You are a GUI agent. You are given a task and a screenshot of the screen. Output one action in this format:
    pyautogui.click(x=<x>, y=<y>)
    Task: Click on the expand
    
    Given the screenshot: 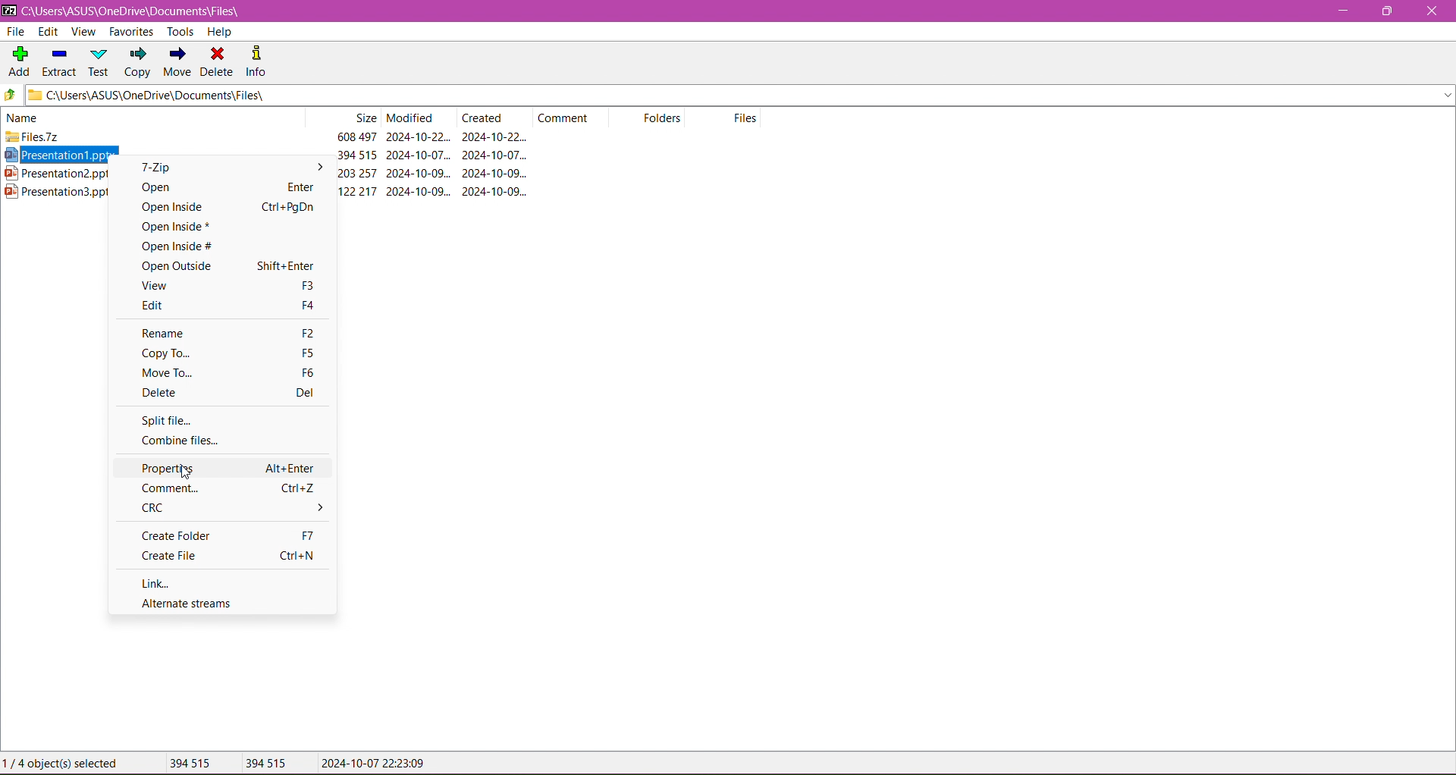 What is the action you would take?
    pyautogui.click(x=1447, y=95)
    